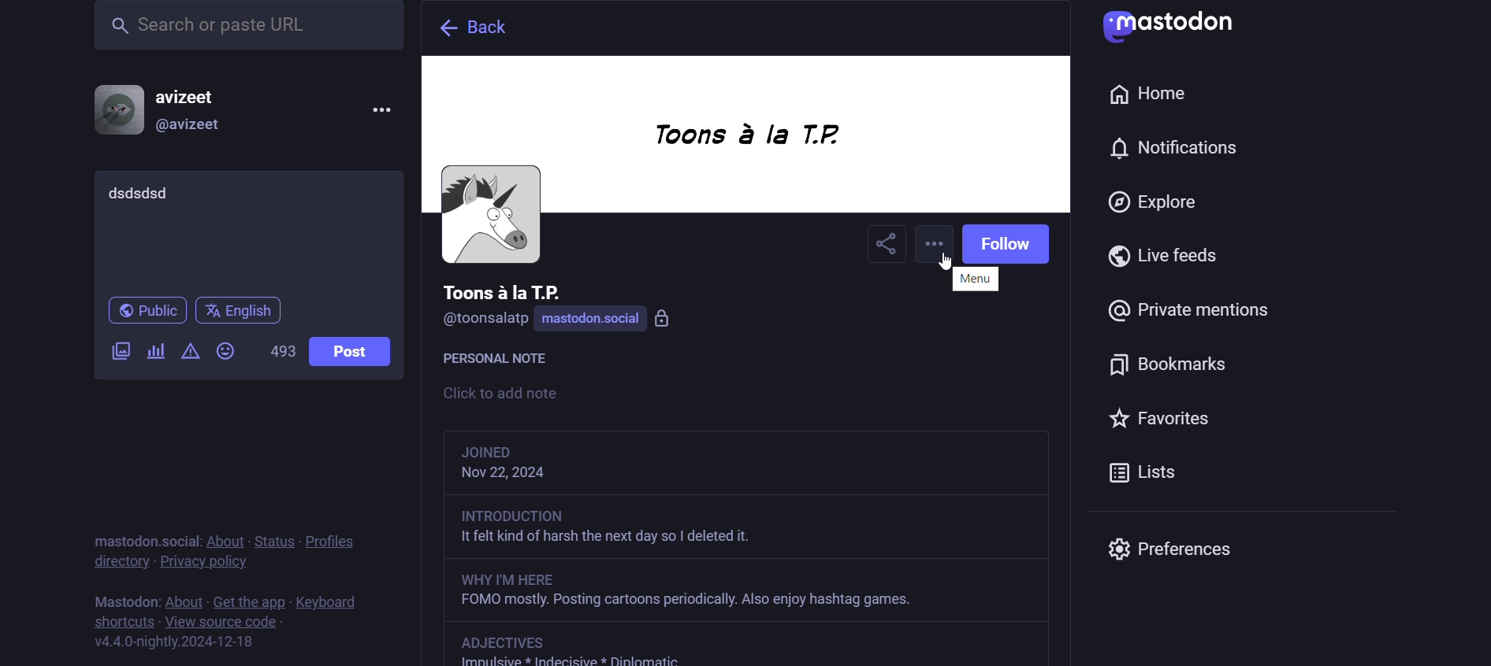  What do you see at coordinates (976, 279) in the screenshot?
I see `menu` at bounding box center [976, 279].